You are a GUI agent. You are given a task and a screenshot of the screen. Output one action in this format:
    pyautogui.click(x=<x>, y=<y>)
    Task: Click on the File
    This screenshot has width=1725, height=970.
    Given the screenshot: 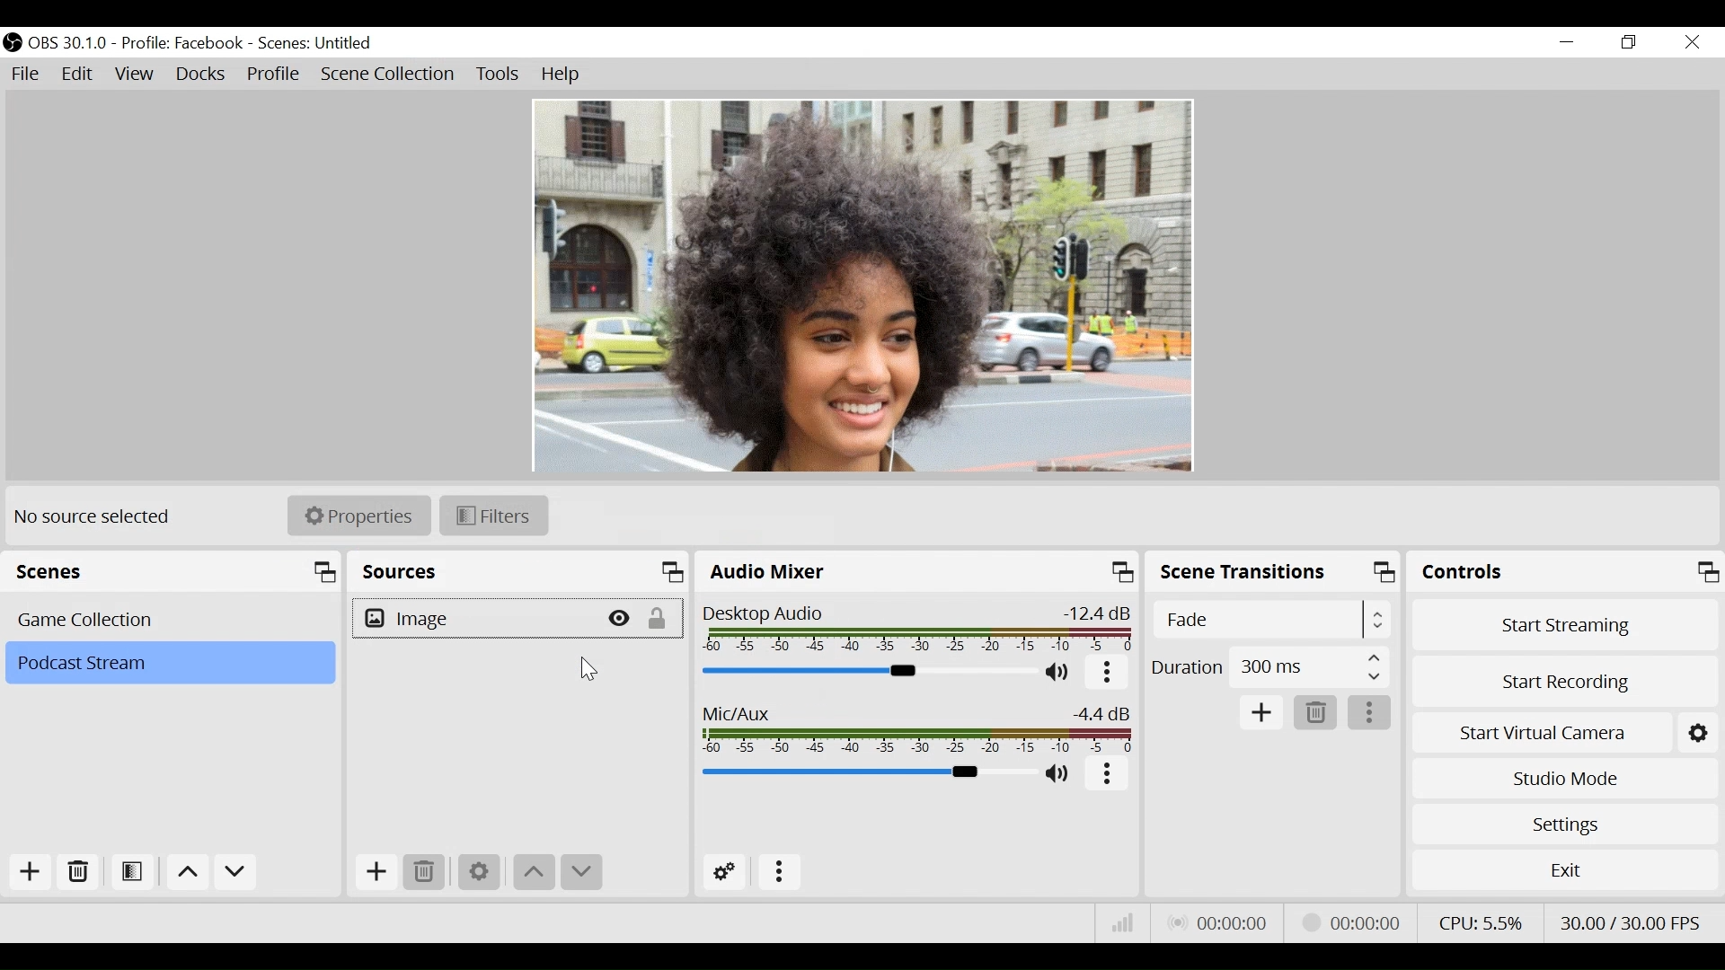 What is the action you would take?
    pyautogui.click(x=28, y=74)
    